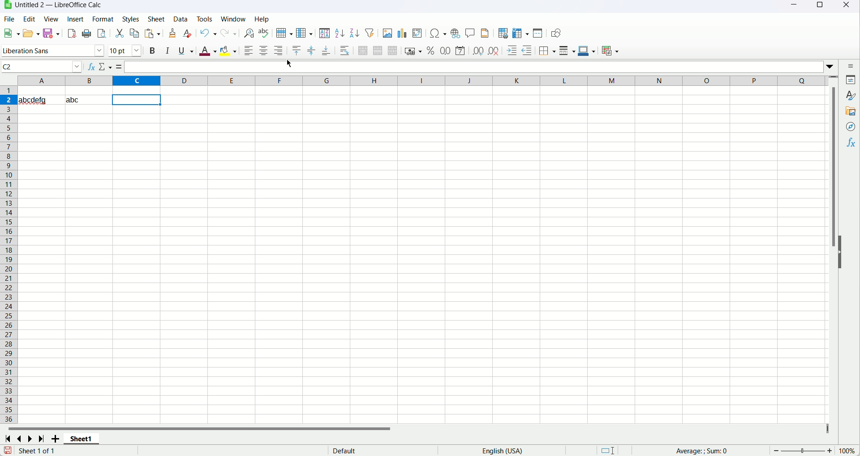 This screenshot has height=456, width=860. What do you see at coordinates (31, 32) in the screenshot?
I see `open` at bounding box center [31, 32].